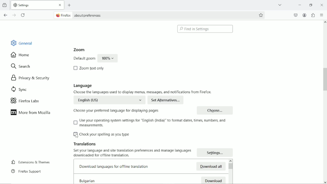  What do you see at coordinates (108, 58) in the screenshot?
I see `100%` at bounding box center [108, 58].